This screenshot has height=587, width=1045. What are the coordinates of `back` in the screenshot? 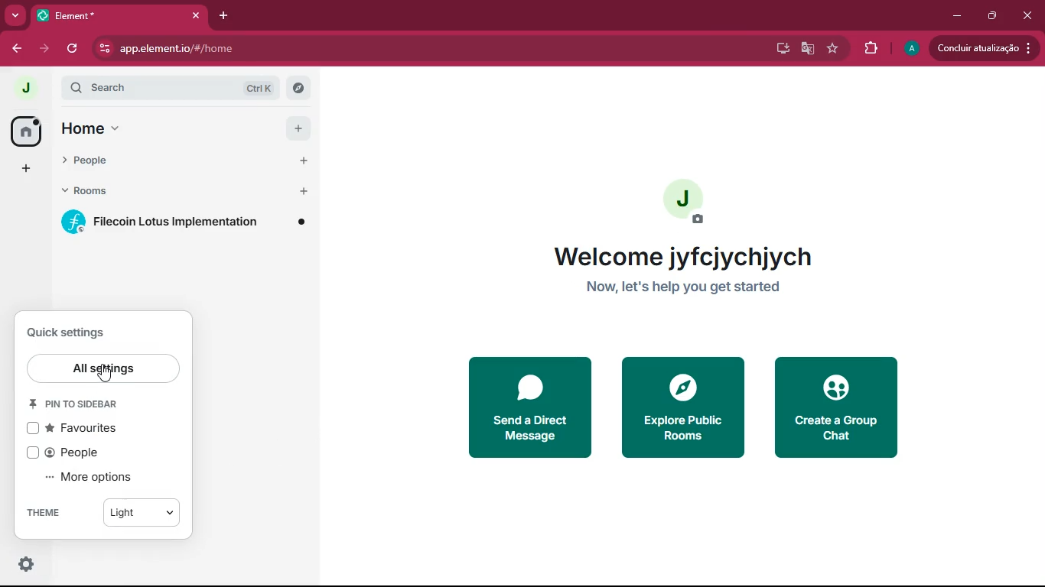 It's located at (13, 48).